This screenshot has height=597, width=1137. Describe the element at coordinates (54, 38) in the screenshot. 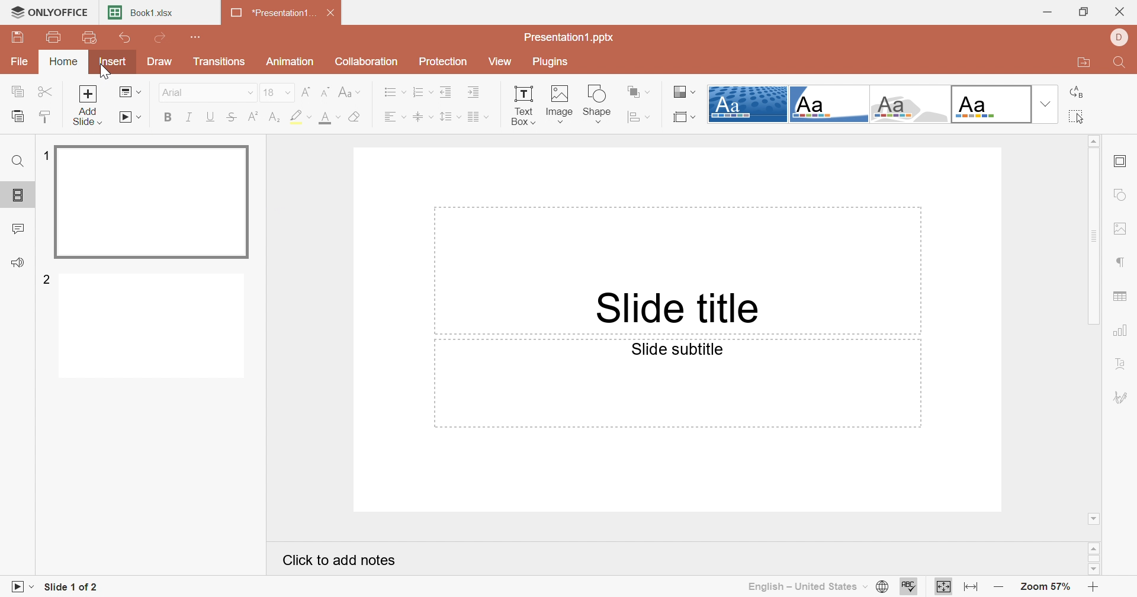

I see `Print` at that location.